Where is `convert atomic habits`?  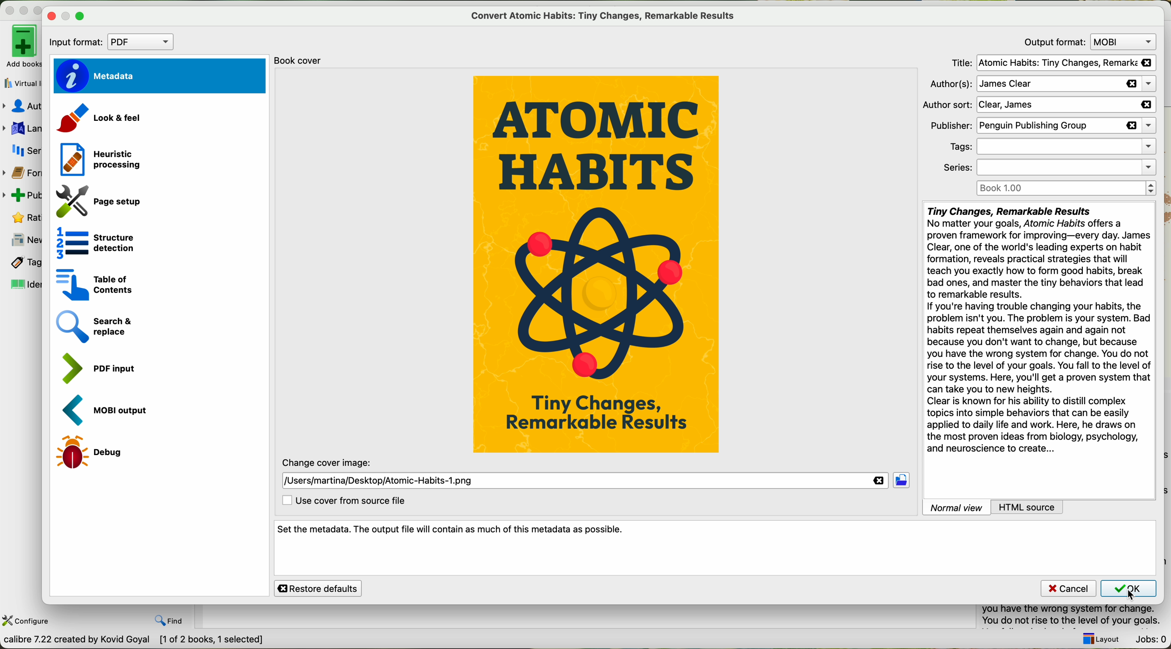
convert atomic habits is located at coordinates (605, 15).